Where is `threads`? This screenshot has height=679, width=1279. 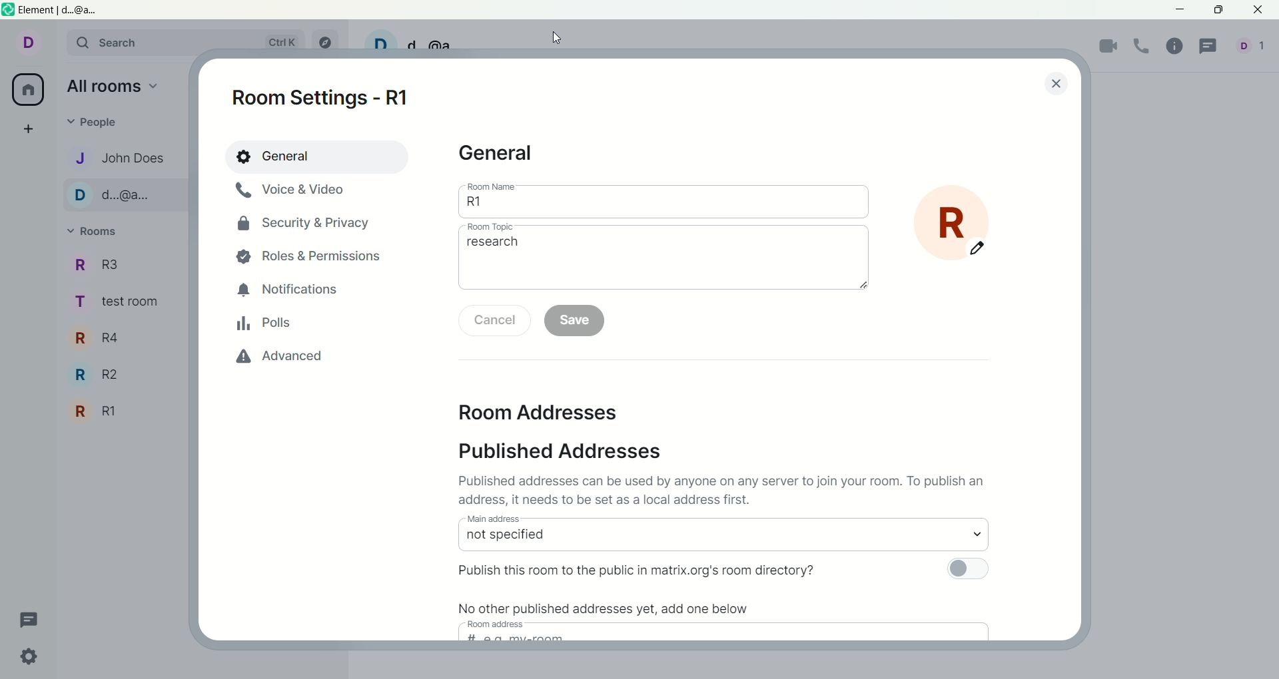 threads is located at coordinates (25, 619).